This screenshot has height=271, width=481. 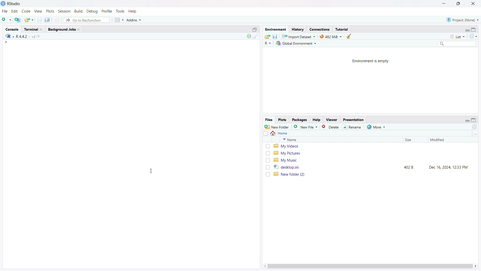 What do you see at coordinates (268, 160) in the screenshot?
I see `select individual entries` at bounding box center [268, 160].